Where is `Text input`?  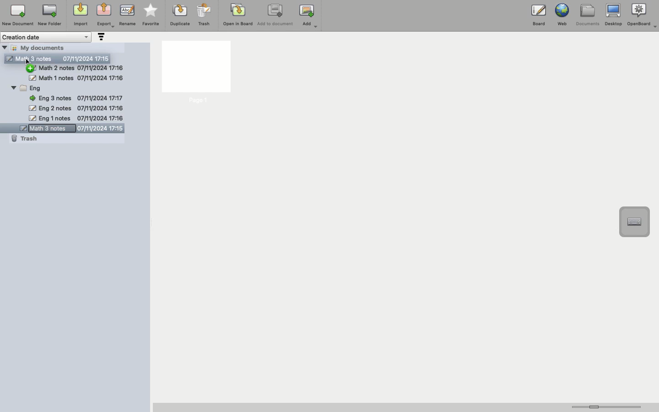 Text input is located at coordinates (634, 222).